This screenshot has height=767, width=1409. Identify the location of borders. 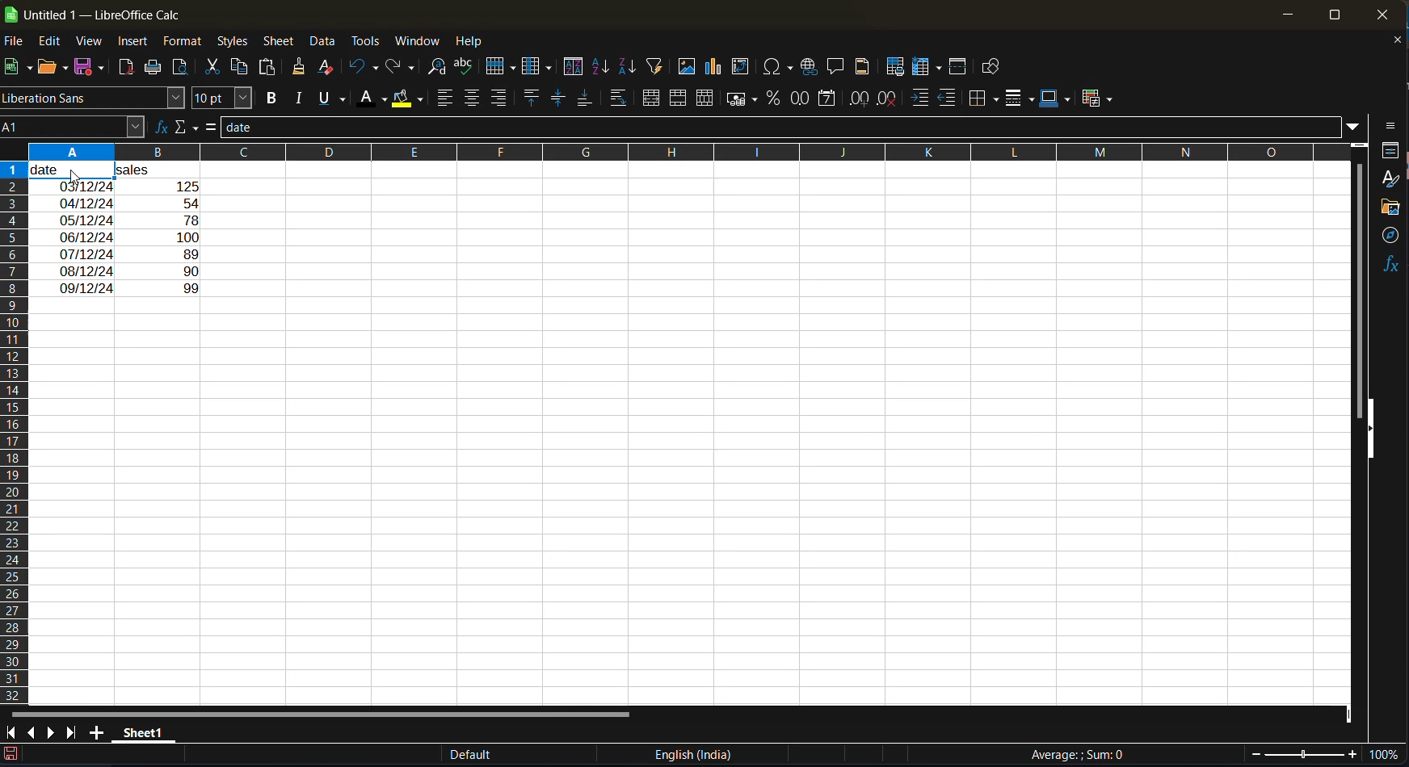
(985, 100).